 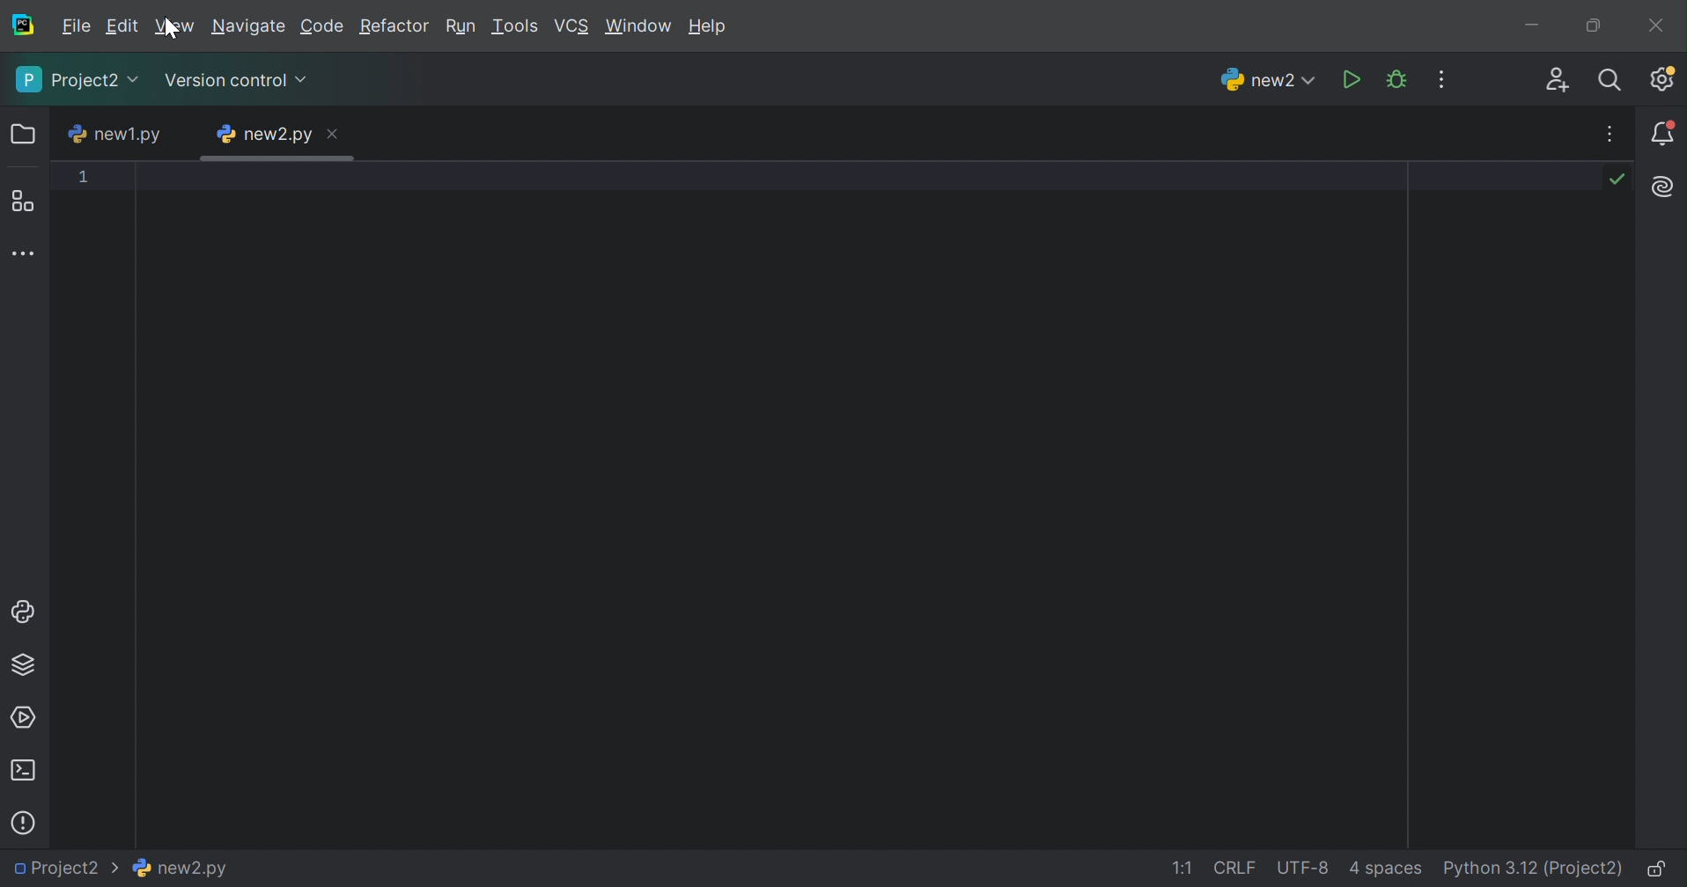 I want to click on Project2, so click(x=64, y=869).